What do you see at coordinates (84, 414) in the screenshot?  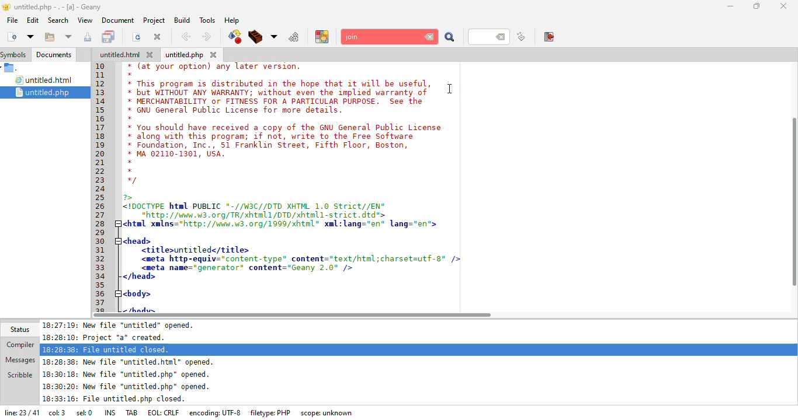 I see `sel:0` at bounding box center [84, 414].